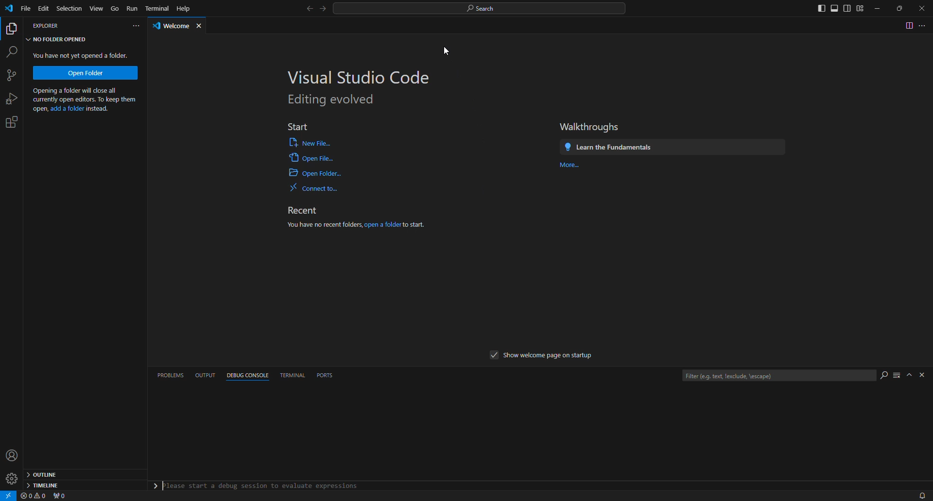 The width and height of the screenshot is (933, 501). Describe the element at coordinates (10, 9) in the screenshot. I see `logo` at that location.